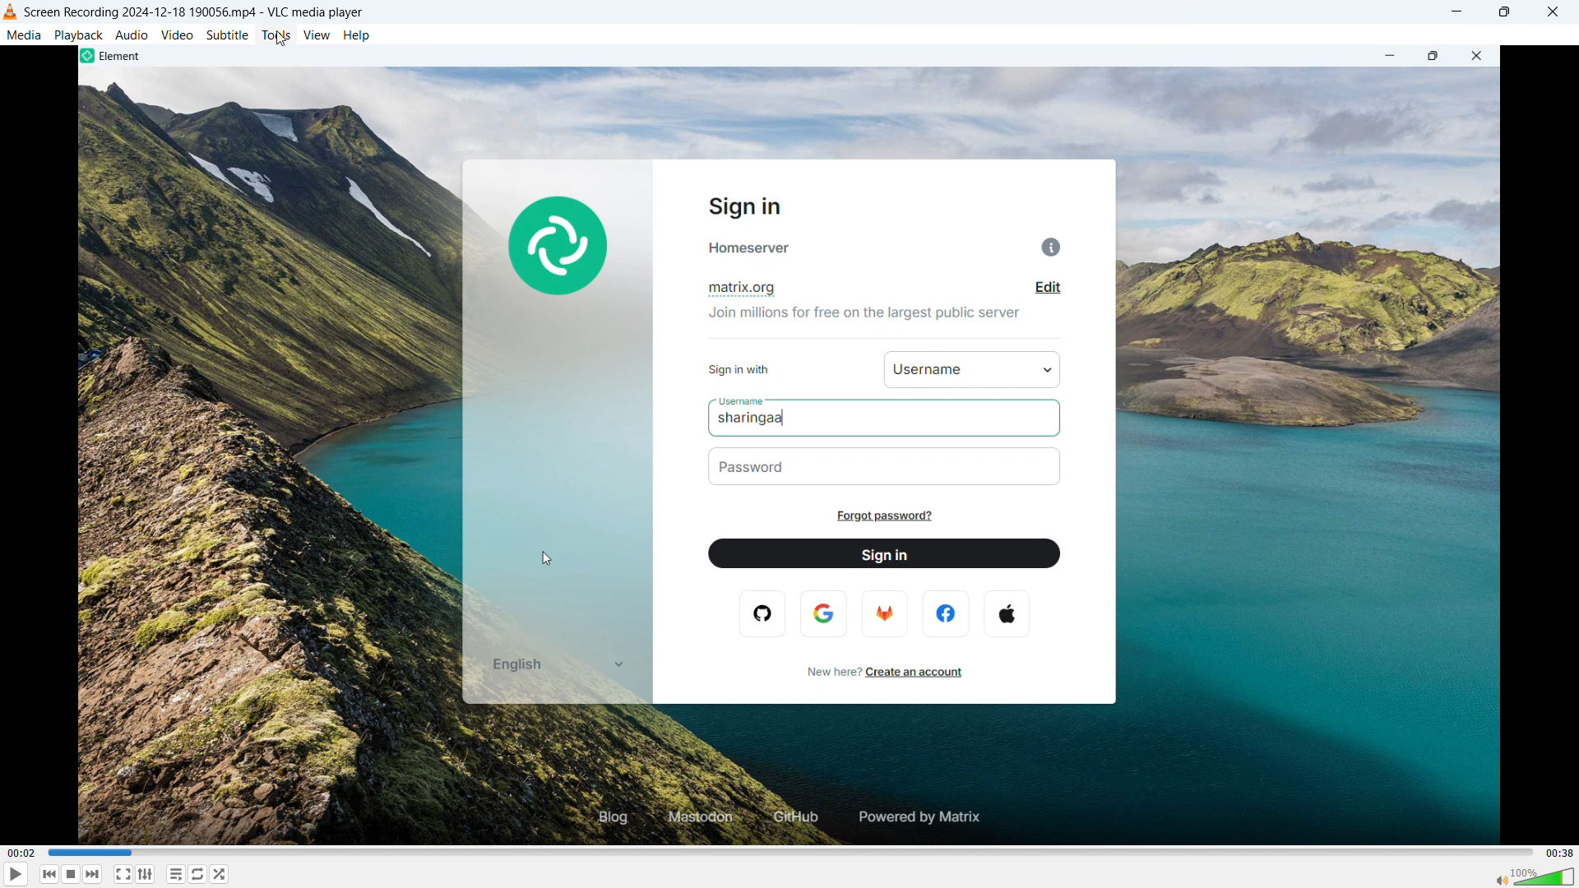  Describe the element at coordinates (1390, 57) in the screenshot. I see `minimize` at that location.